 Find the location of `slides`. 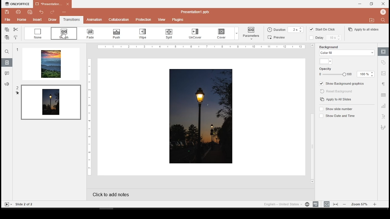

slides is located at coordinates (7, 63).